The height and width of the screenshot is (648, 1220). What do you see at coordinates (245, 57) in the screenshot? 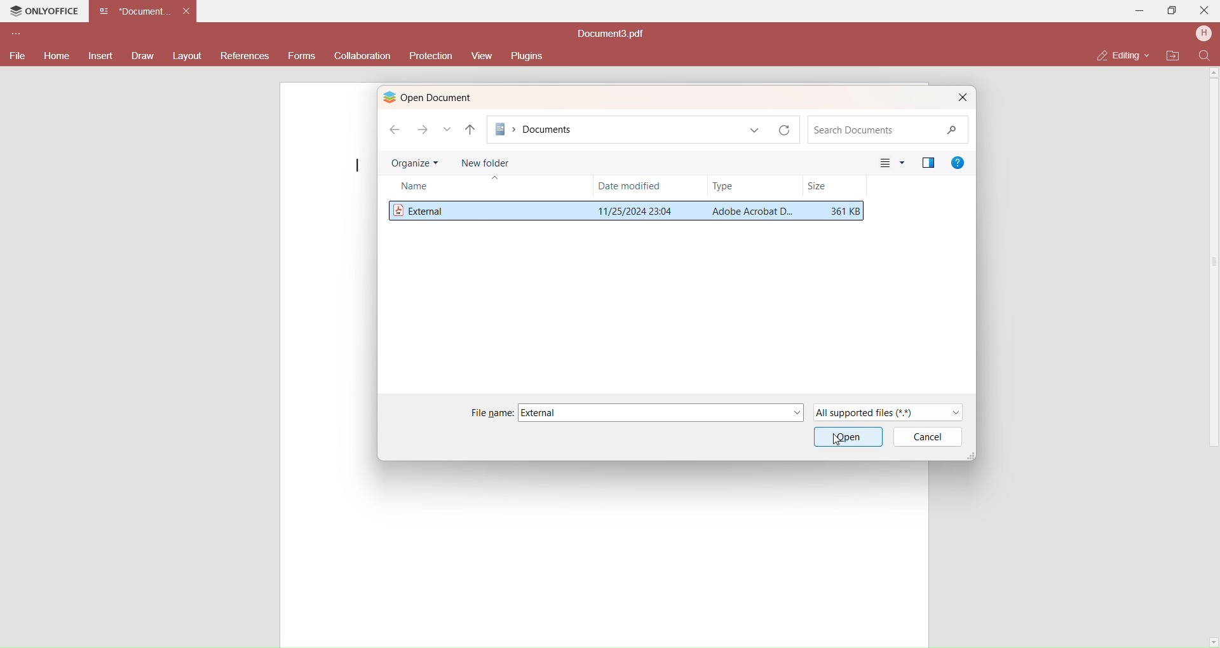
I see `Referenecs` at bounding box center [245, 57].